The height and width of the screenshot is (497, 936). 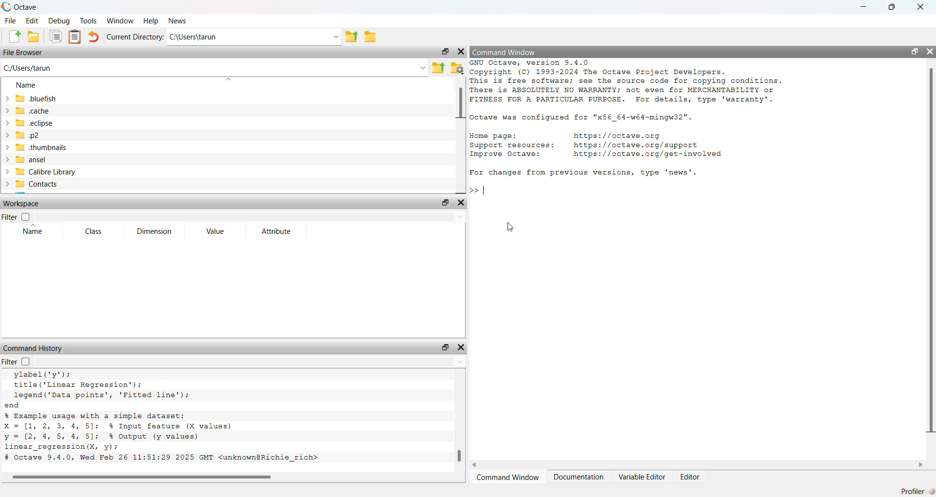 What do you see at coordinates (135, 432) in the screenshot?
I see `code for linear regression with simple dataset` at bounding box center [135, 432].